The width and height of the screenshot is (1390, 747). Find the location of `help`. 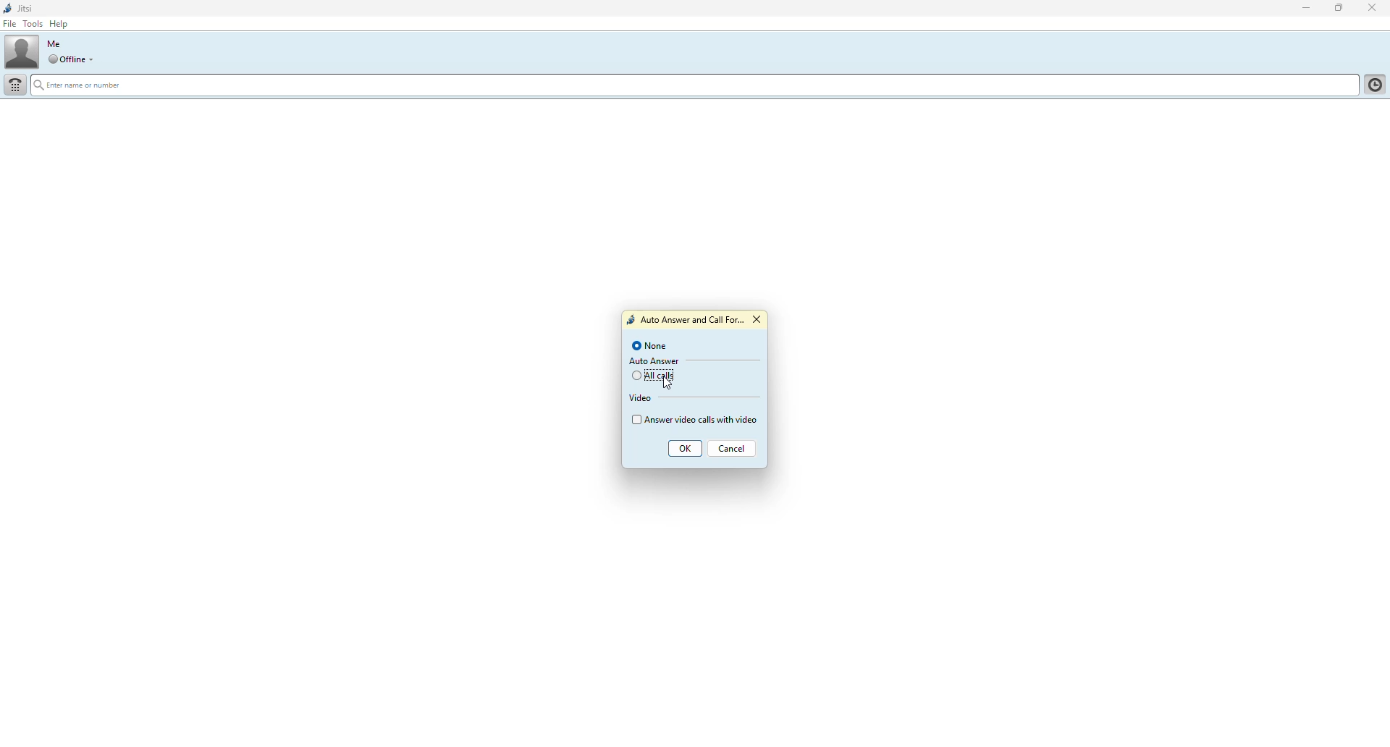

help is located at coordinates (60, 24).